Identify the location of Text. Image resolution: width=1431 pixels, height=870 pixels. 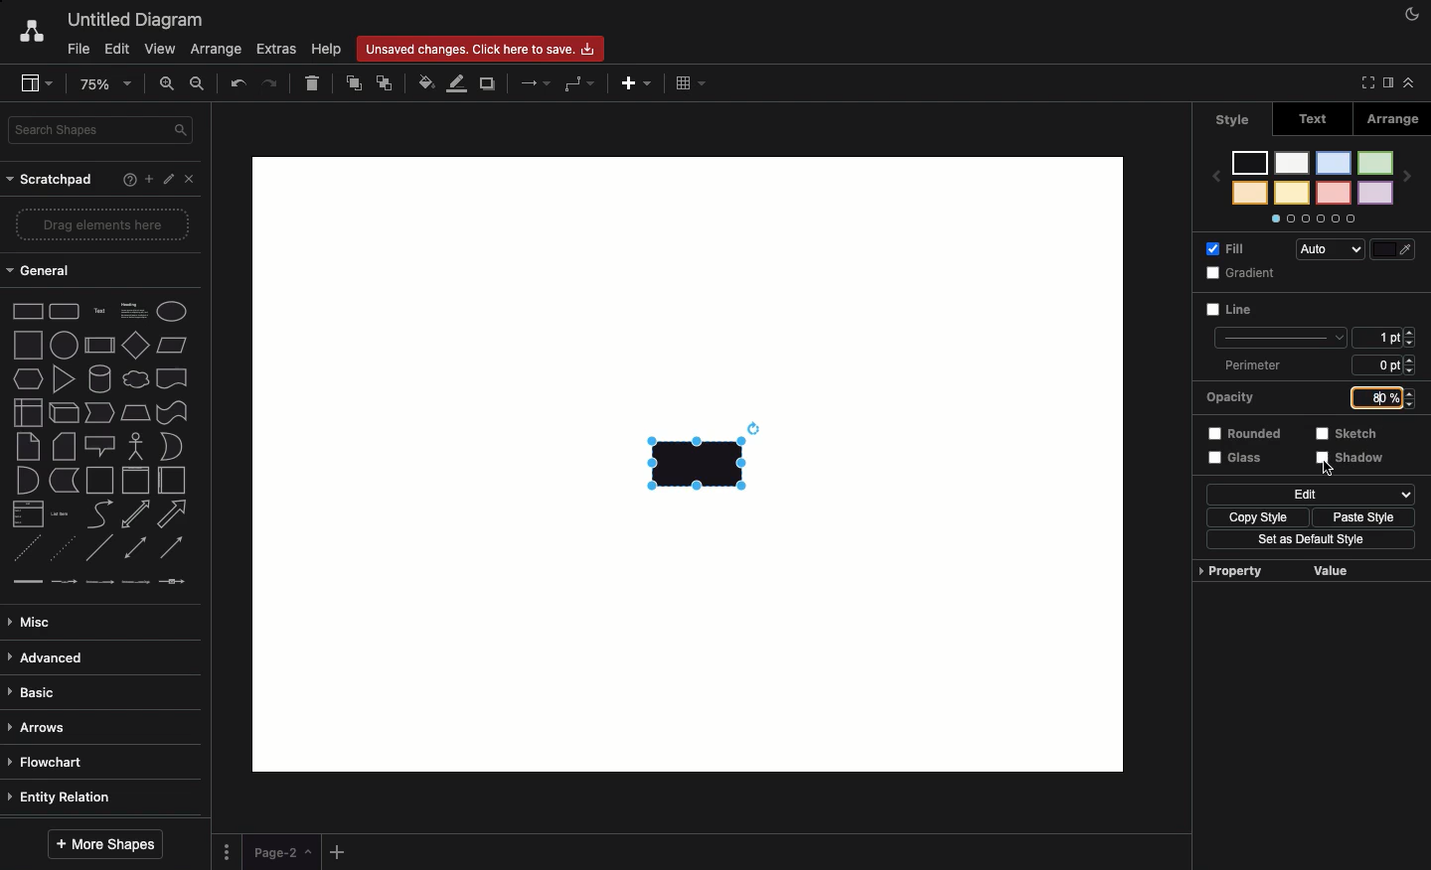
(100, 312).